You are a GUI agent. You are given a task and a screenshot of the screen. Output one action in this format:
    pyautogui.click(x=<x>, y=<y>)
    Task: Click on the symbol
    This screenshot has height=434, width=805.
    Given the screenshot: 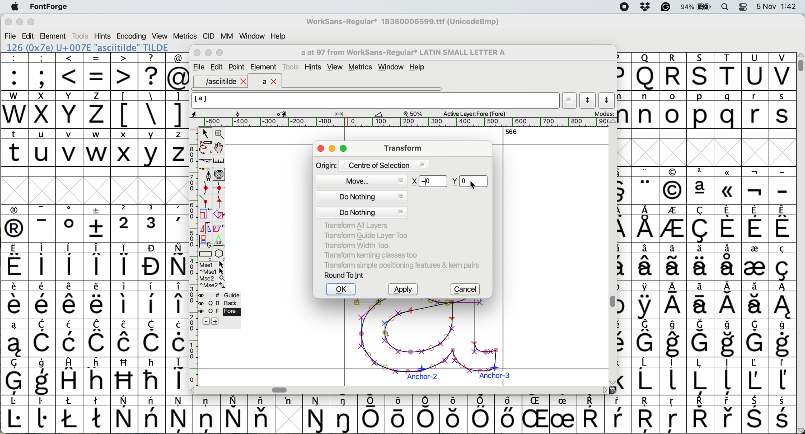 What is the action you would take?
    pyautogui.click(x=755, y=300)
    